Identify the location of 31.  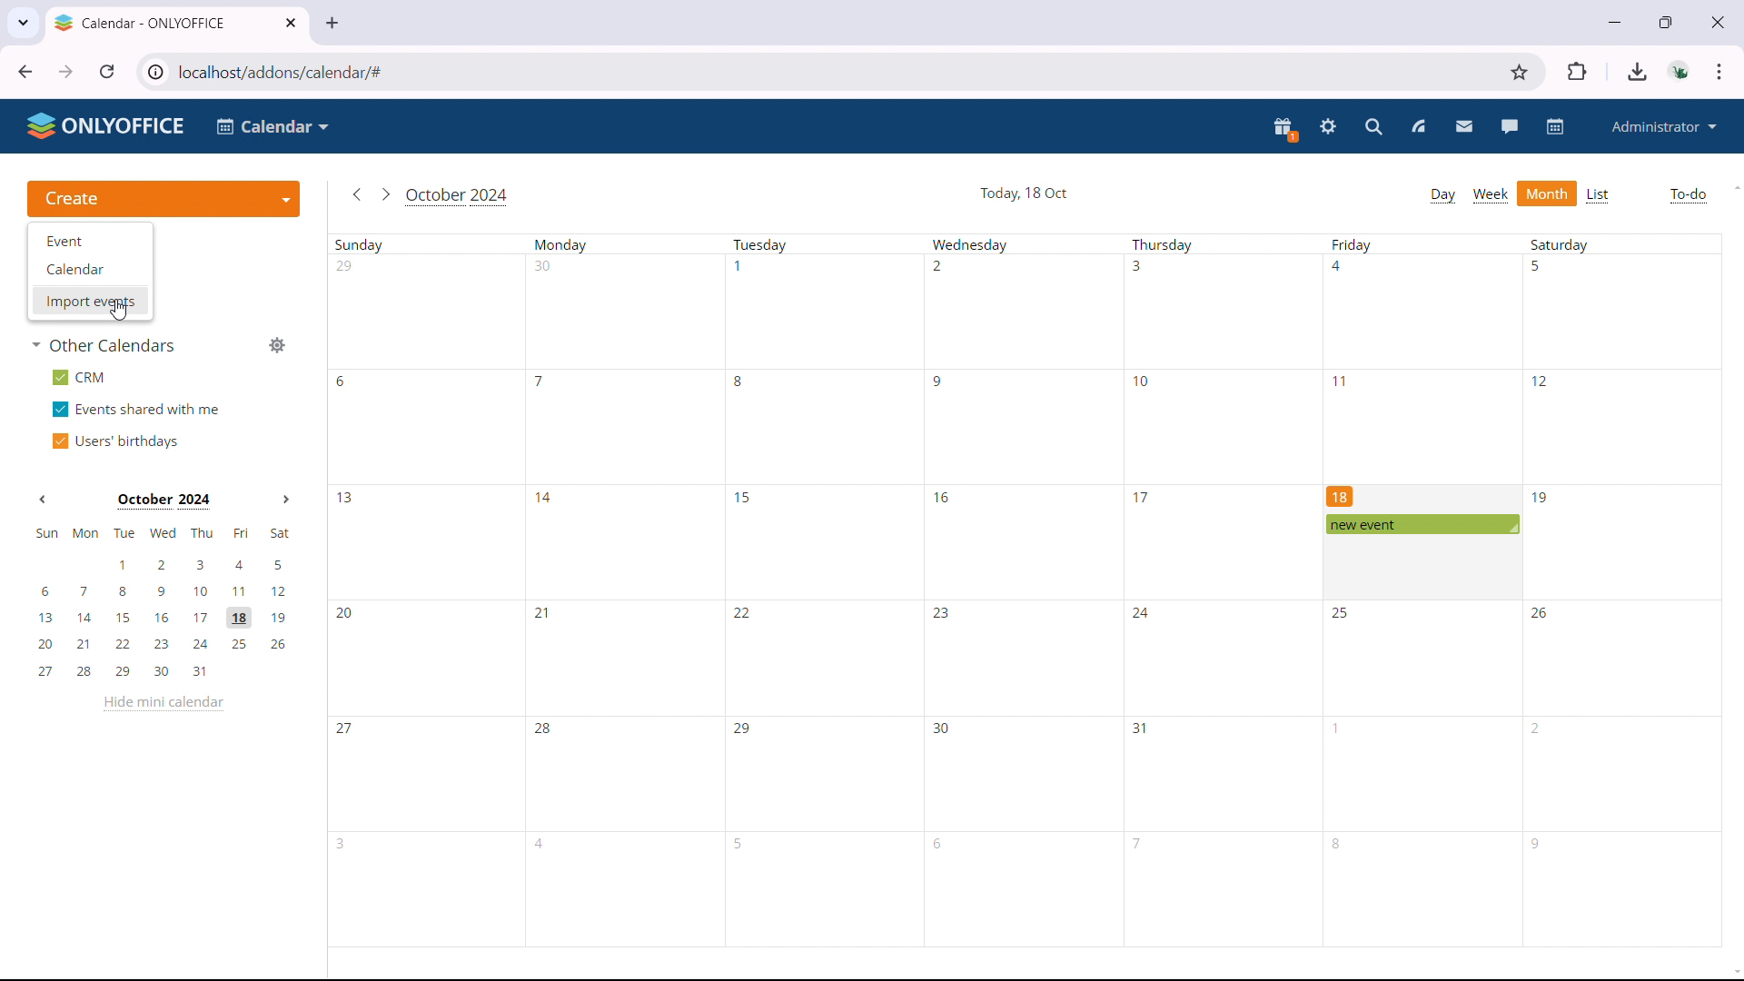
(1141, 728).